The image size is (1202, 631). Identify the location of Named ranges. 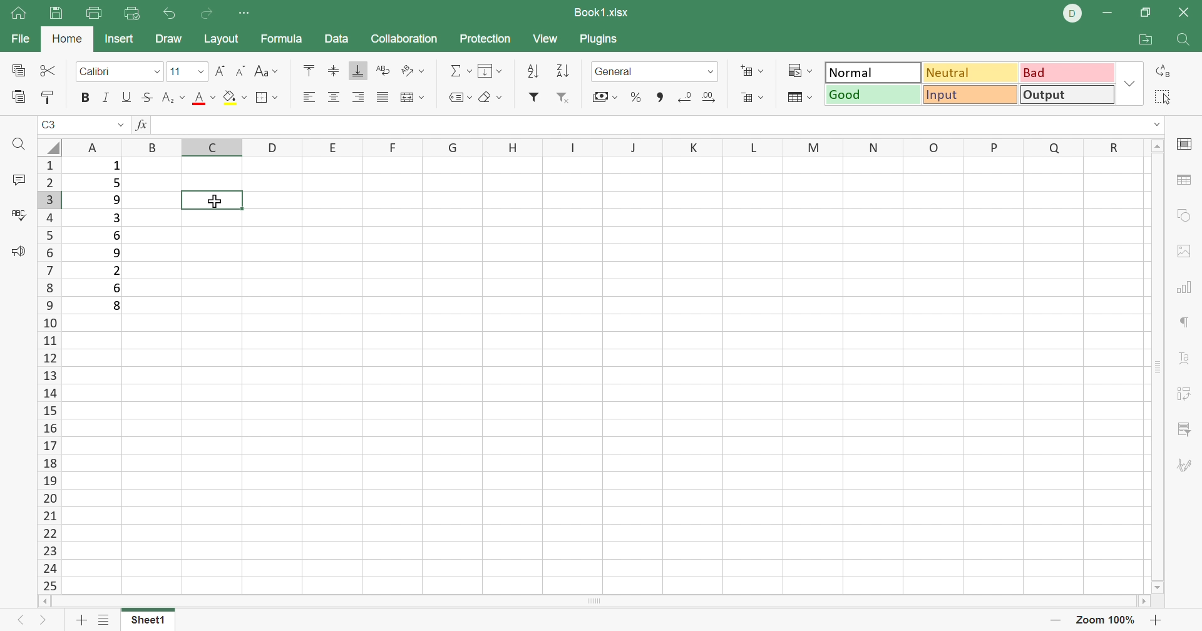
(459, 96).